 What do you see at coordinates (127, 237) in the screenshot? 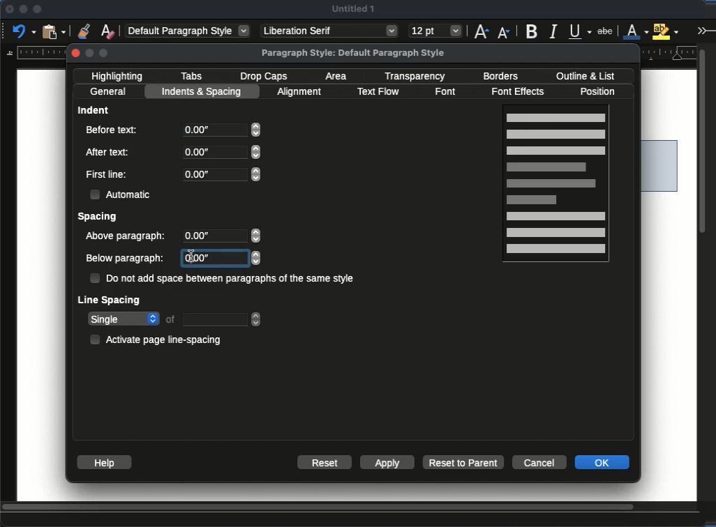
I see `above paragraph` at bounding box center [127, 237].